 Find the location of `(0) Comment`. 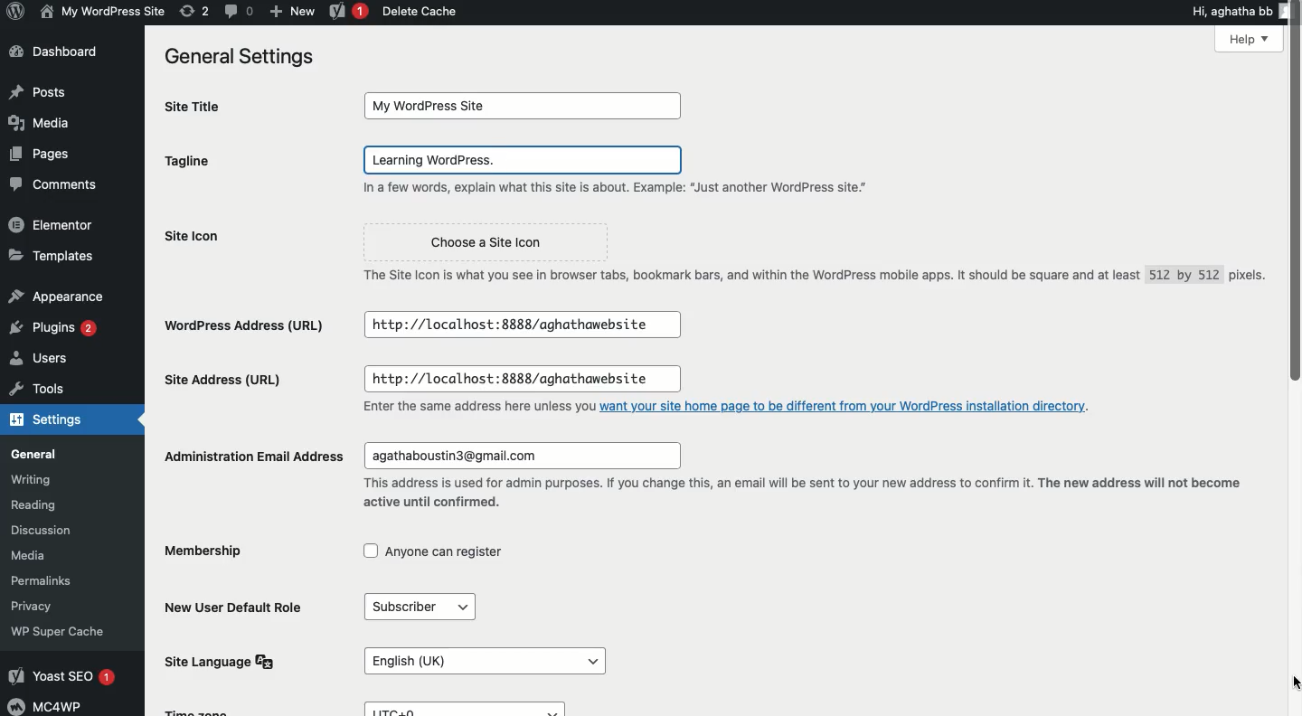

(0) Comment is located at coordinates (238, 11).